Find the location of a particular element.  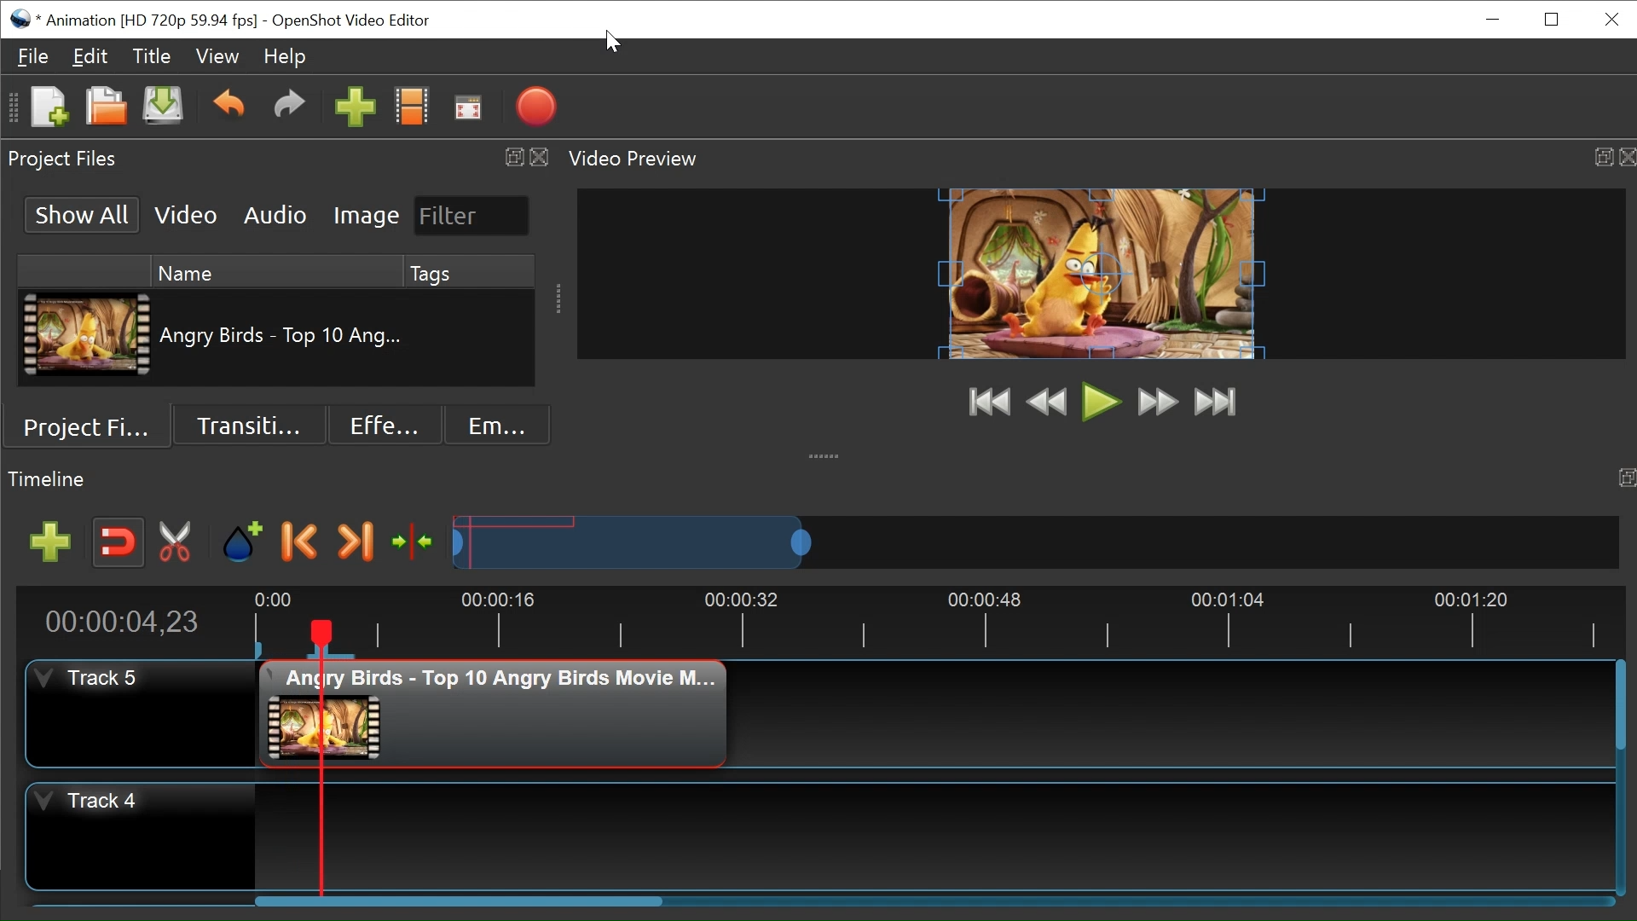

Center the timeline on the playhead is located at coordinates (416, 544).